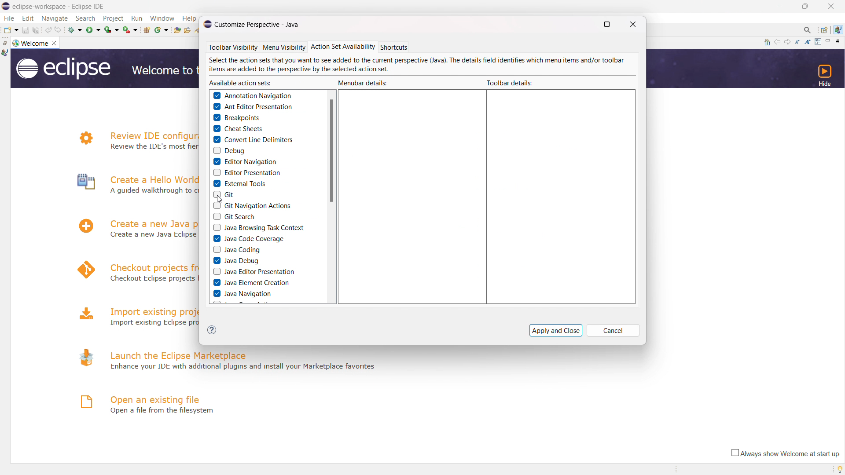 The width and height of the screenshot is (845, 475). What do you see at coordinates (11, 30) in the screenshot?
I see `new` at bounding box center [11, 30].